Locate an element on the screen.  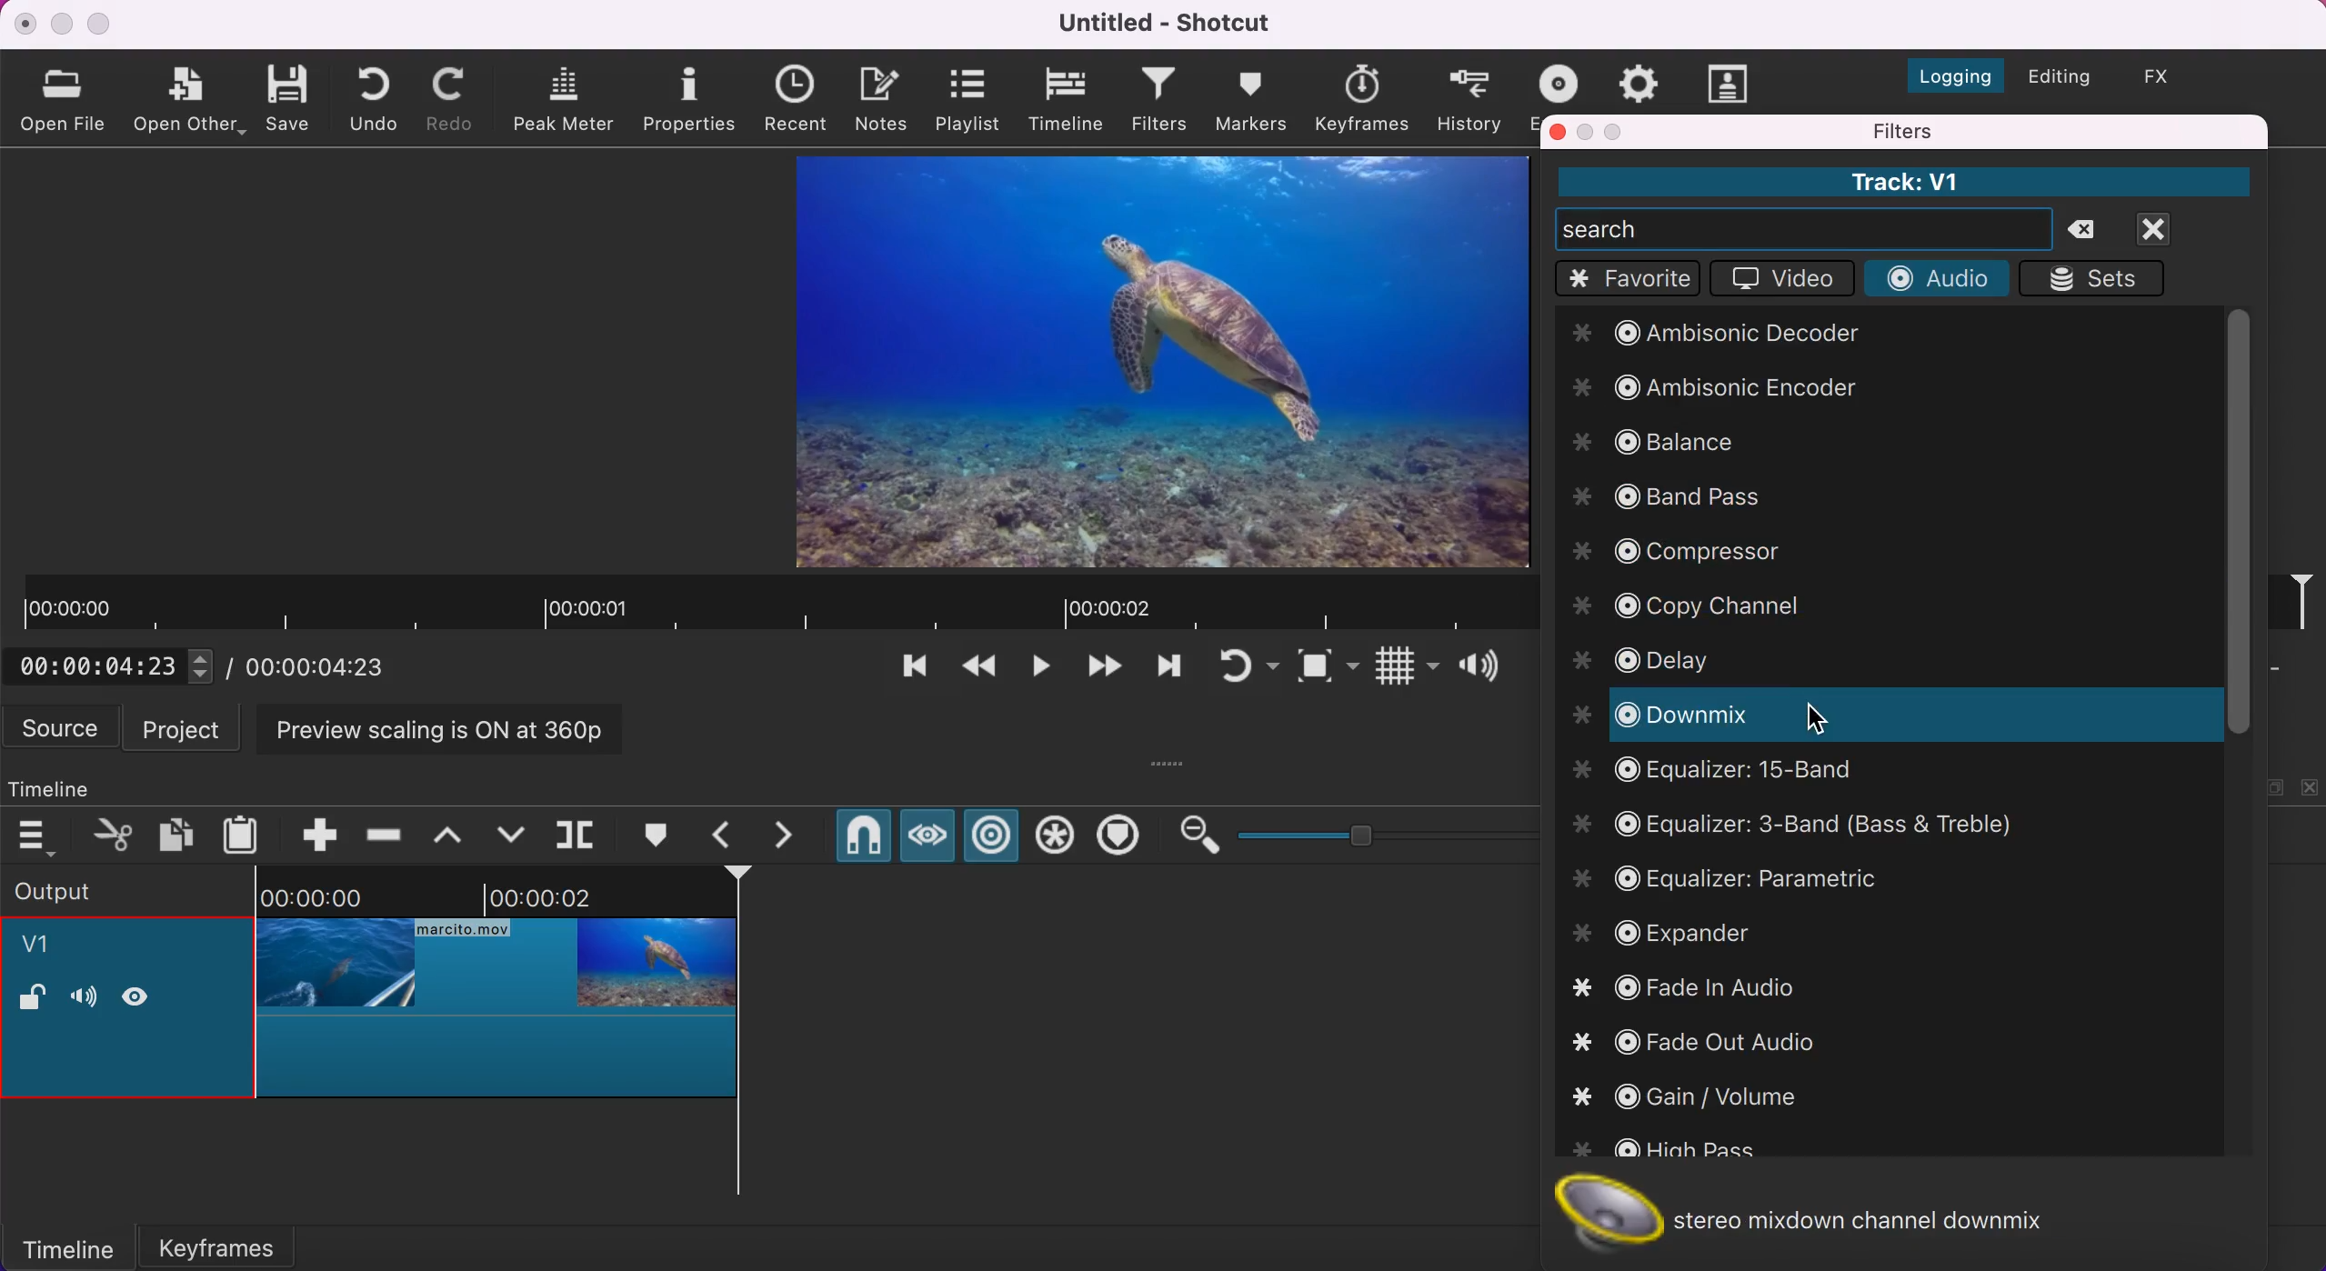
previous marker is located at coordinates (727, 835).